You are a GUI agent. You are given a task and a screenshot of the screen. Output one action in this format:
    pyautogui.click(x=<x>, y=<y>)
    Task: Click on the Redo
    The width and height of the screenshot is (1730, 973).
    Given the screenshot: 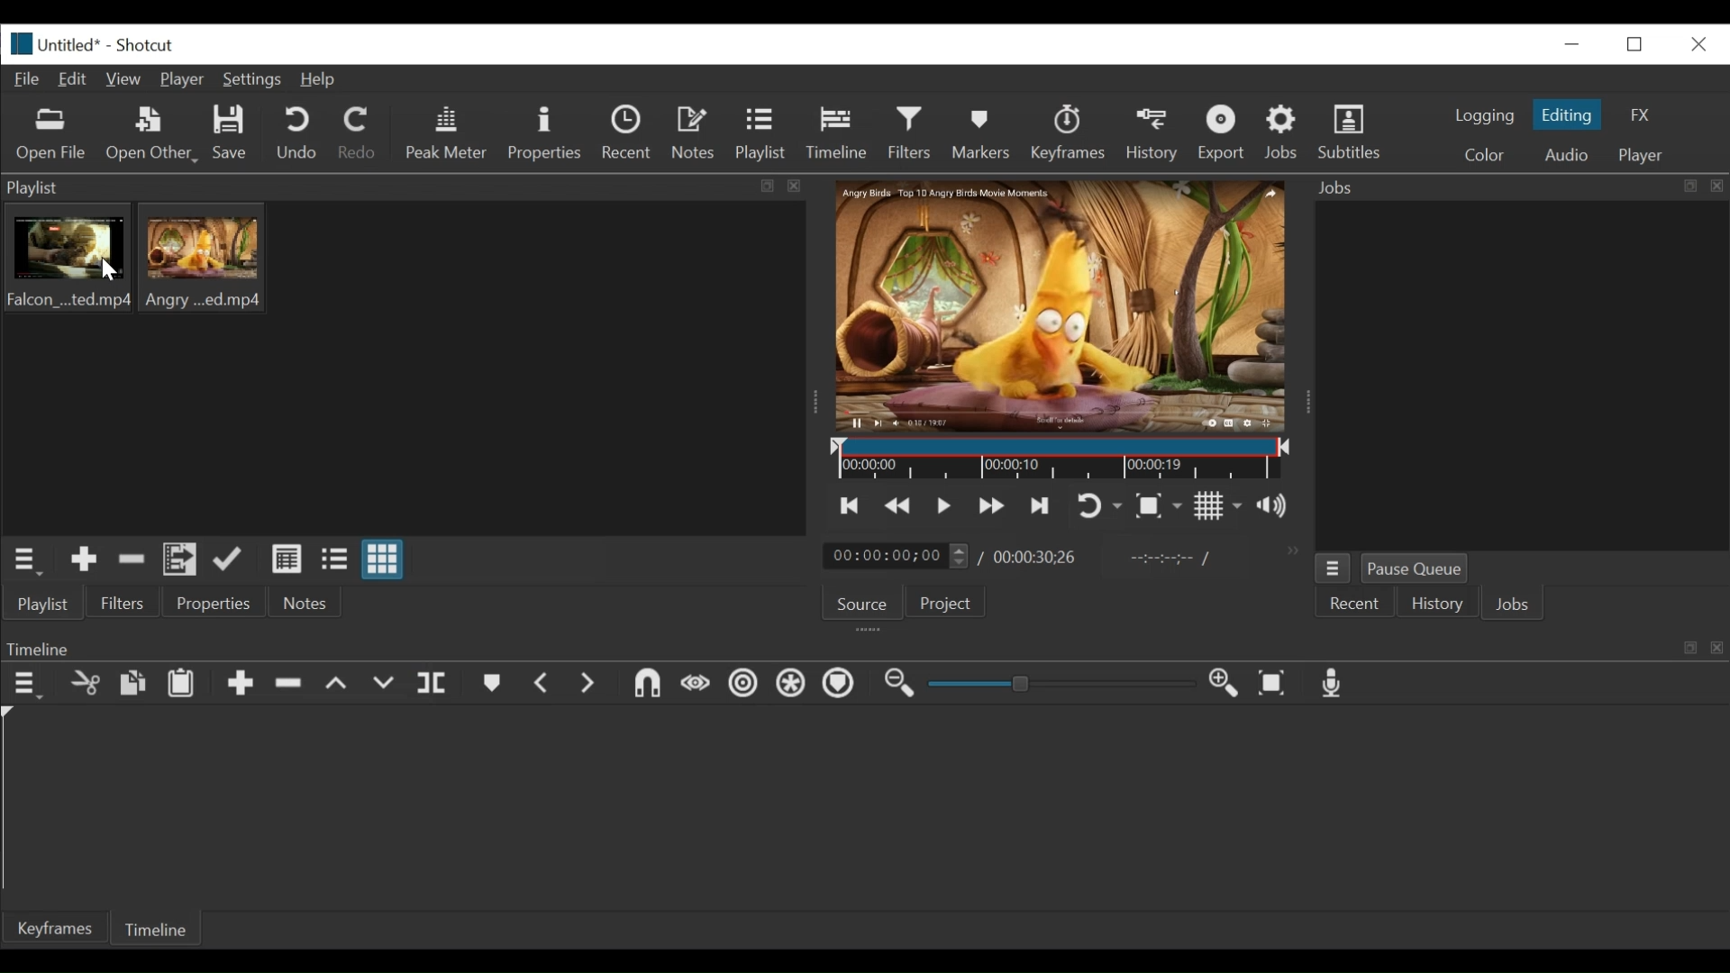 What is the action you would take?
    pyautogui.click(x=358, y=136)
    